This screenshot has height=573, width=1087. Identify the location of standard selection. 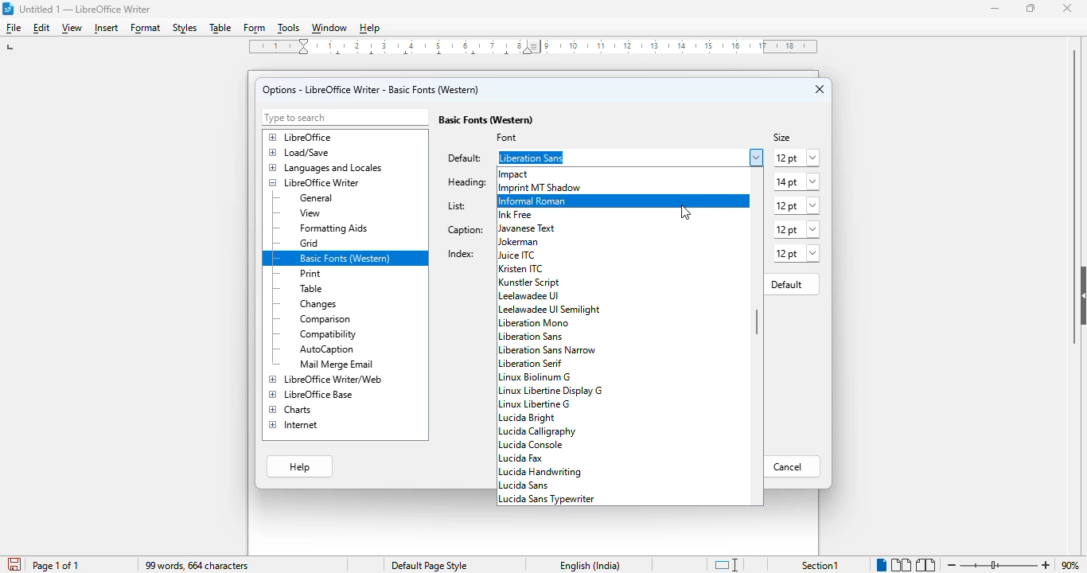
(726, 565).